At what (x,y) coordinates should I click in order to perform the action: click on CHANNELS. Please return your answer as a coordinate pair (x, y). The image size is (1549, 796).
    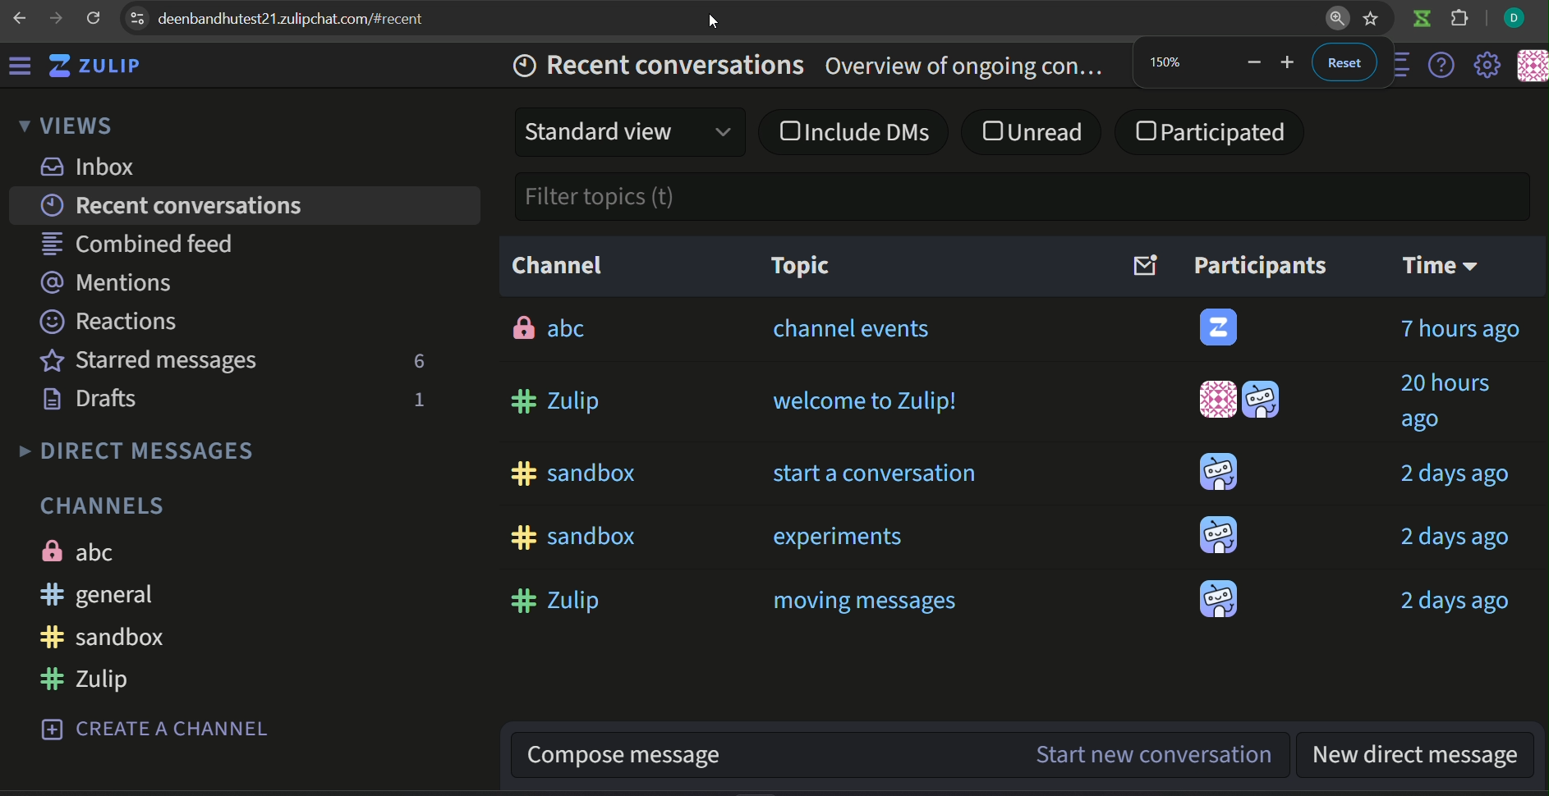
    Looking at the image, I should click on (108, 506).